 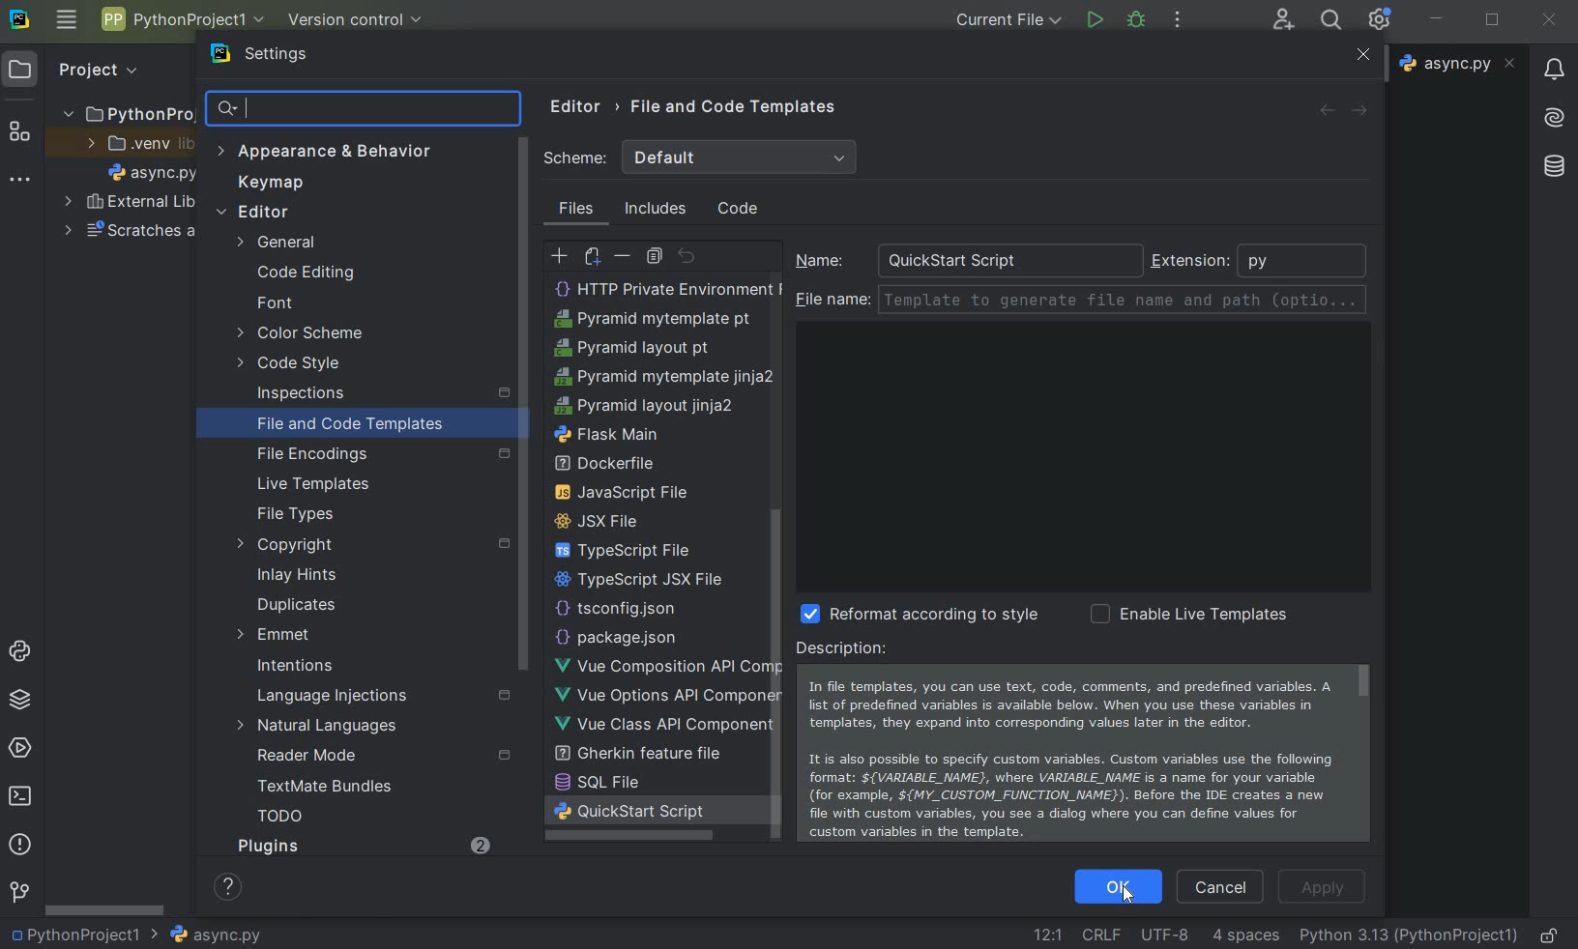 I want to click on TextMate Bundles, so click(x=343, y=787).